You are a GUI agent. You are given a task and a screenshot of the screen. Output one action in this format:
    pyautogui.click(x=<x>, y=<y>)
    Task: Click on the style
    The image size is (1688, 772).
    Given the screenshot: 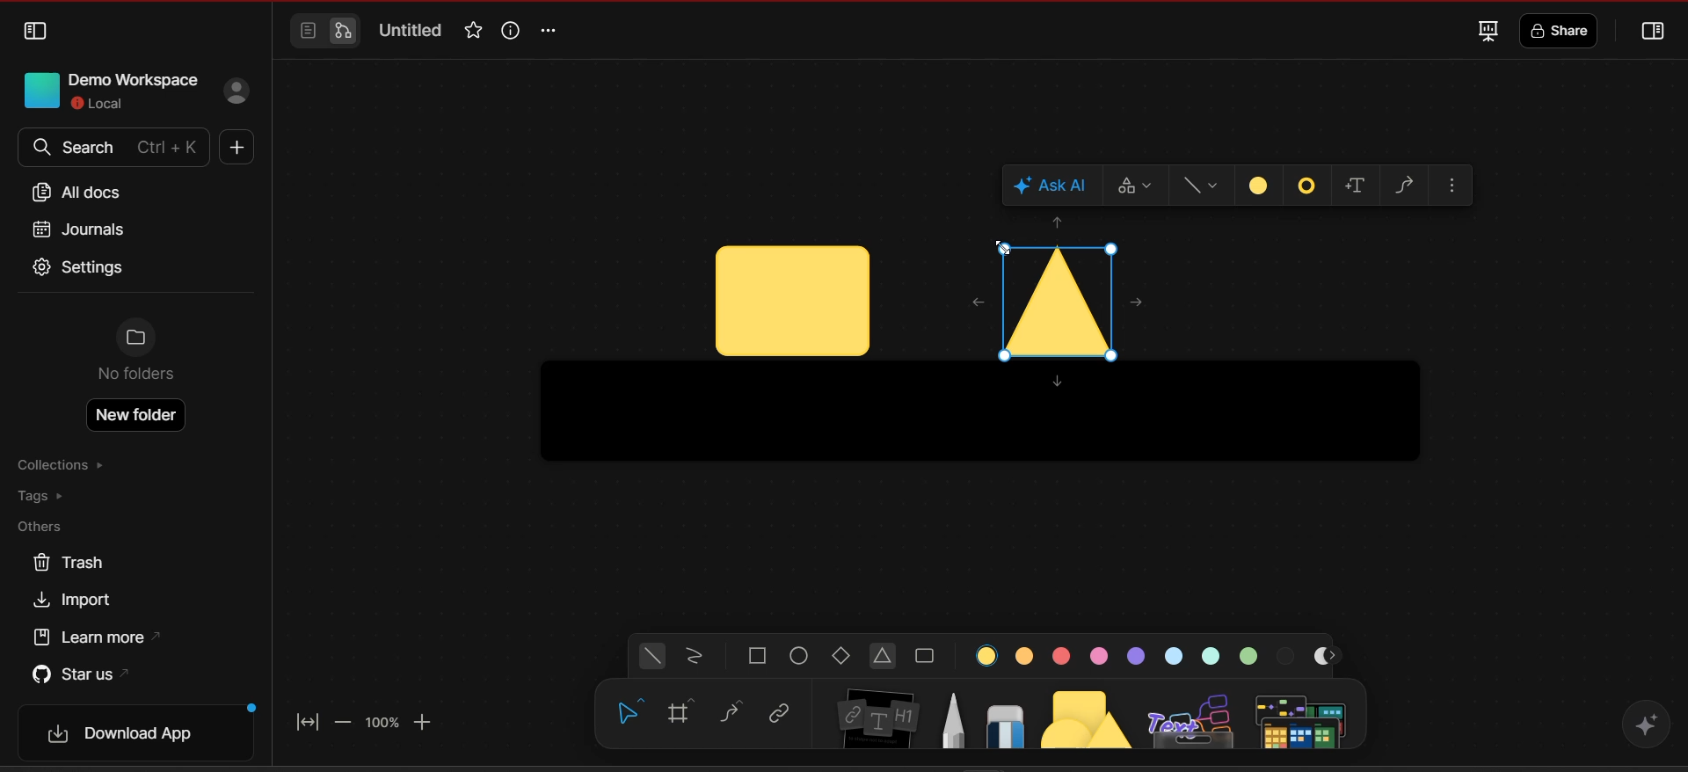 What is the action you would take?
    pyautogui.click(x=1206, y=186)
    